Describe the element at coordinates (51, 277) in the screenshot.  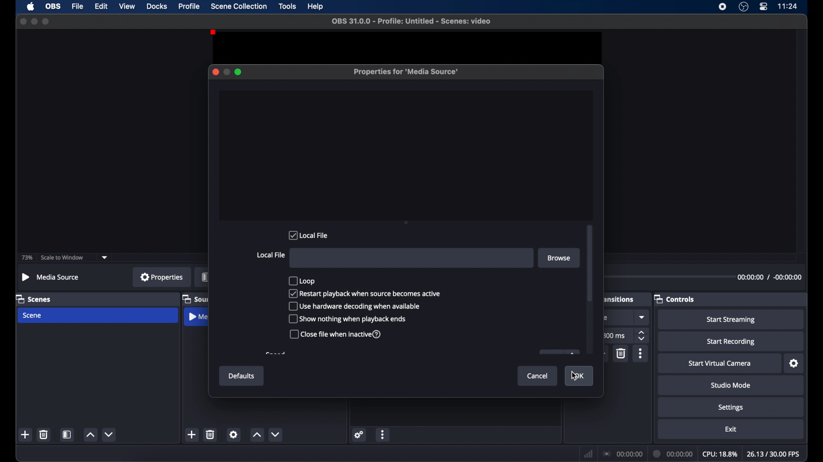
I see `no source selected` at that location.